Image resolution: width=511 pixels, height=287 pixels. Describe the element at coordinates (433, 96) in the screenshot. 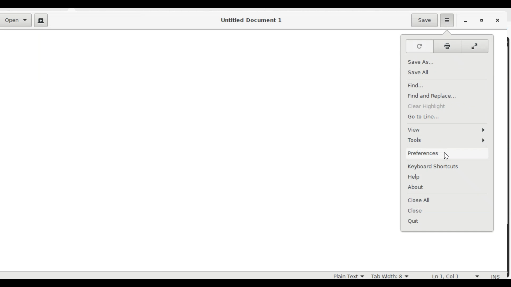

I see `Find and Replace` at that location.